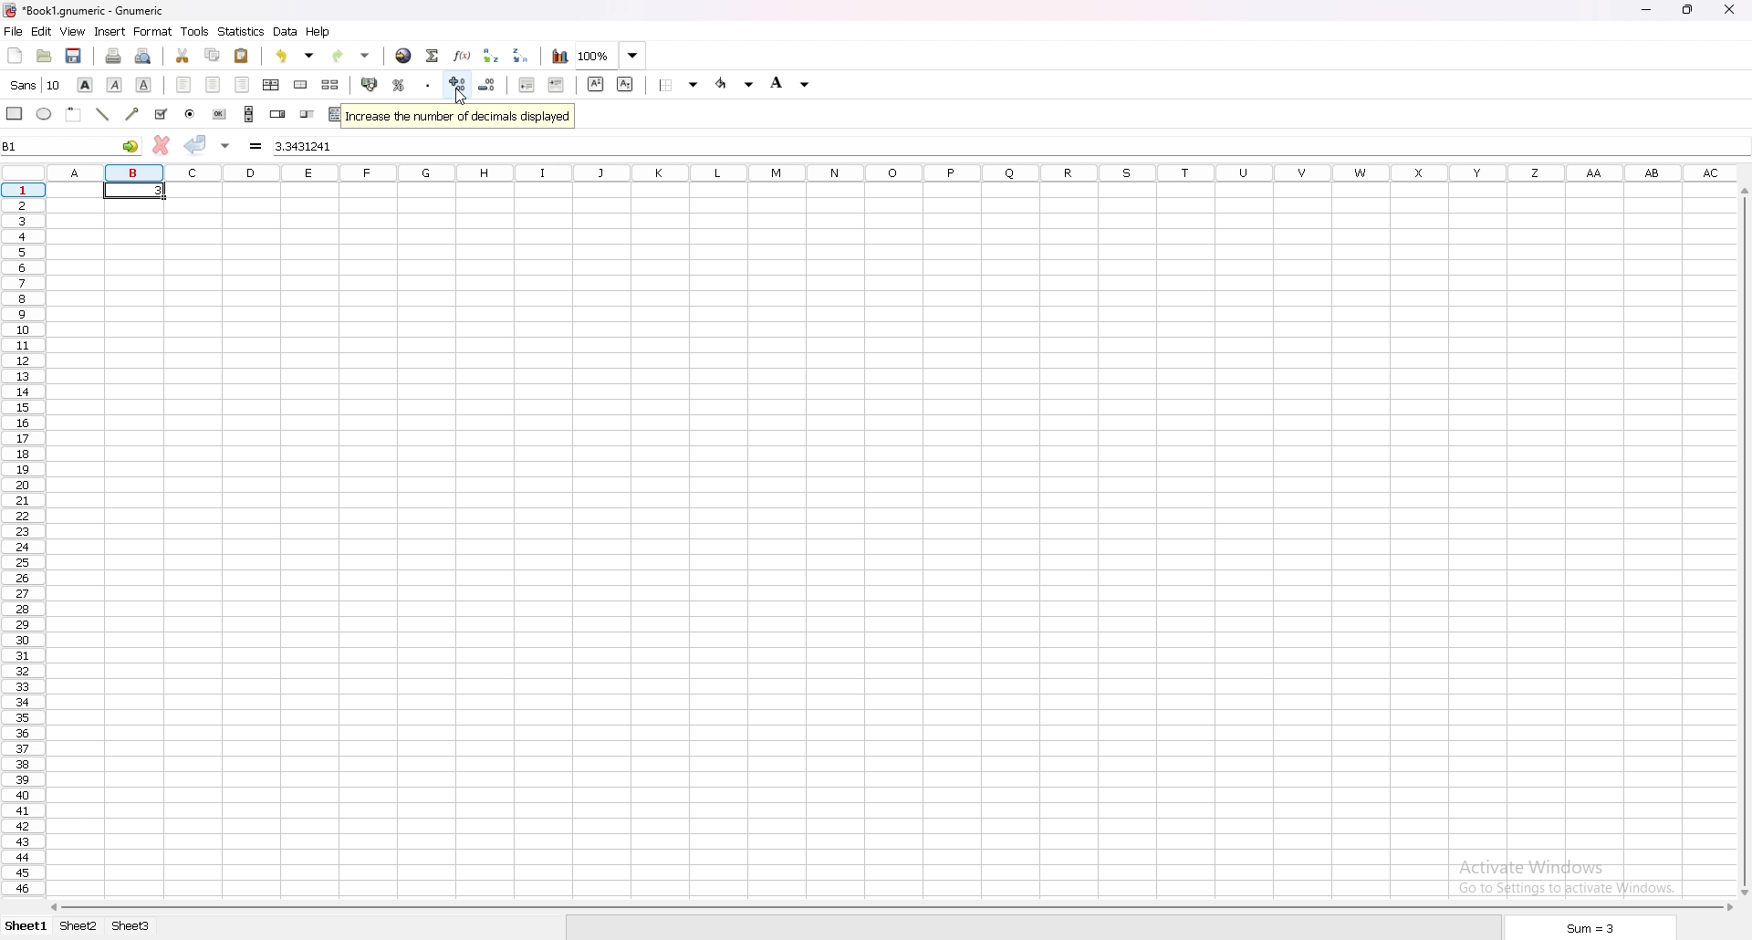  I want to click on cancel changes, so click(162, 145).